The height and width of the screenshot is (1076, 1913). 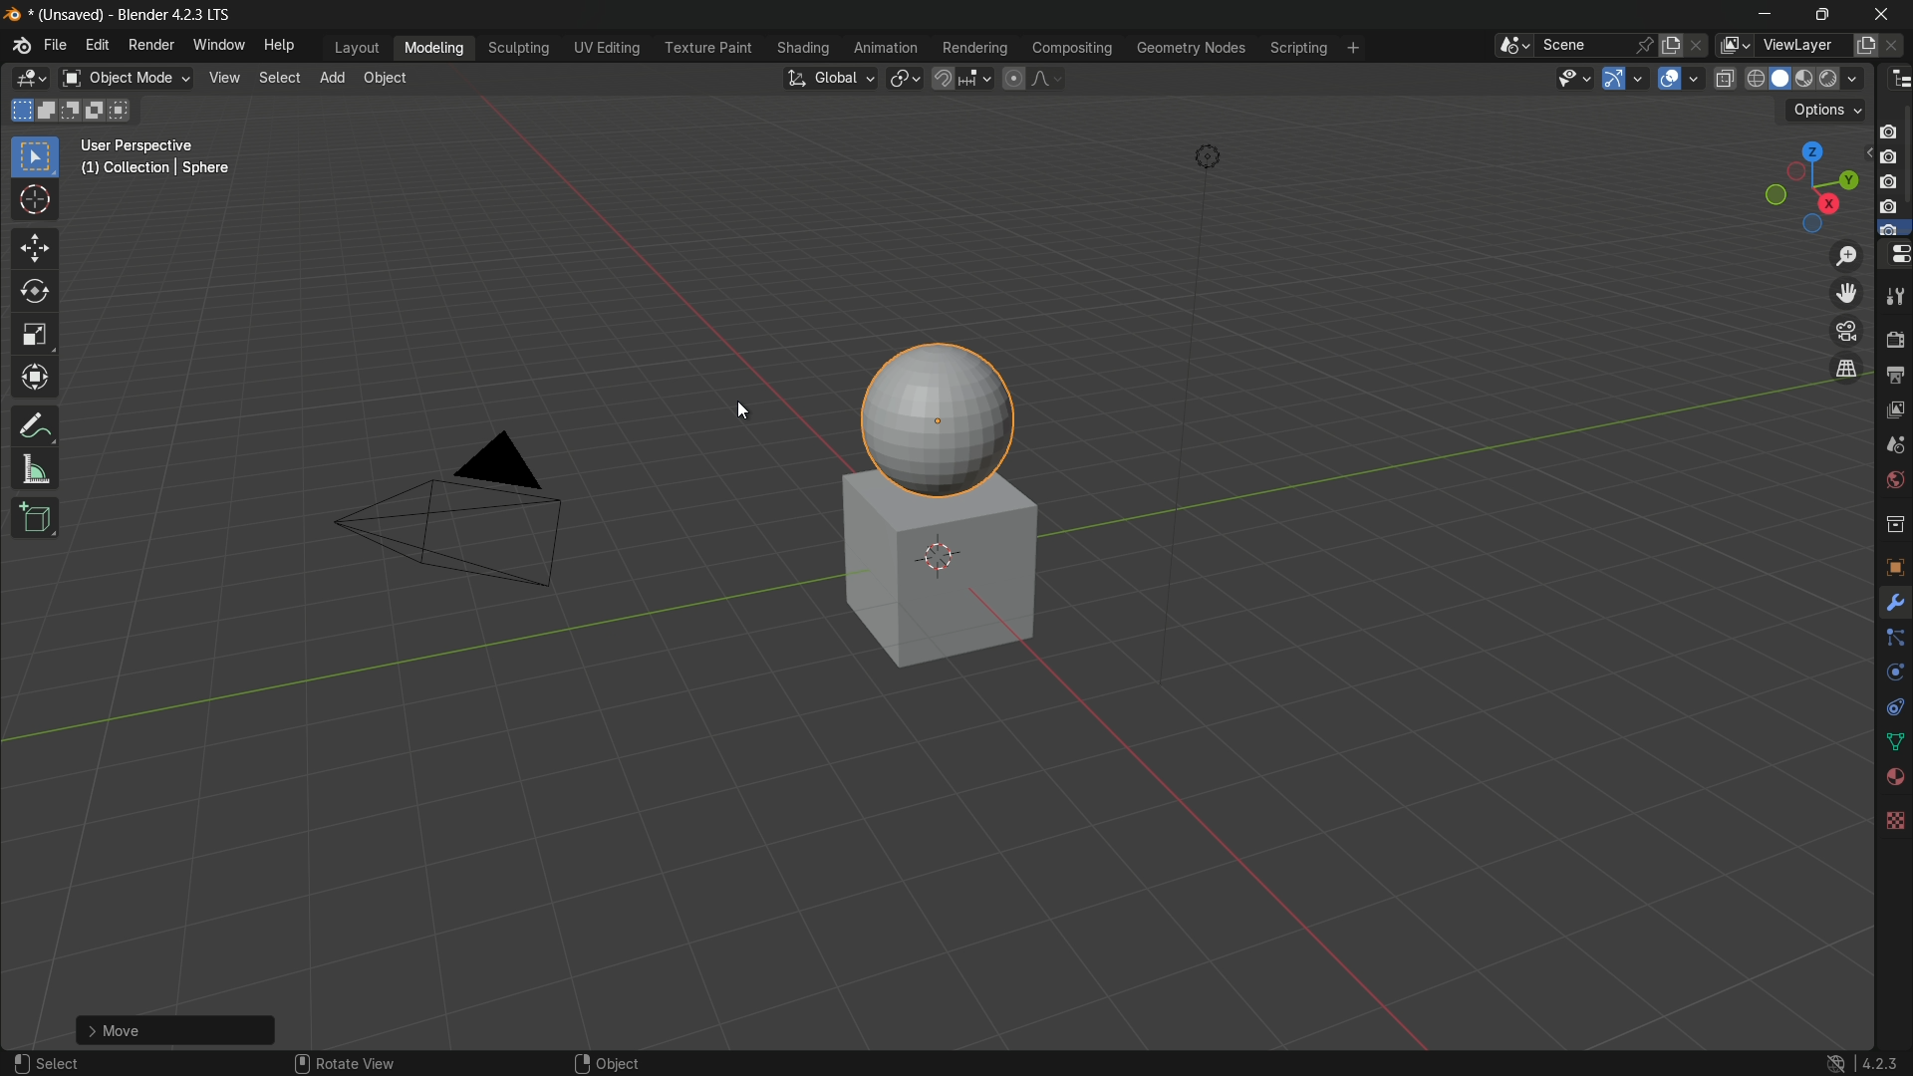 I want to click on switch mode, so click(x=124, y=78).